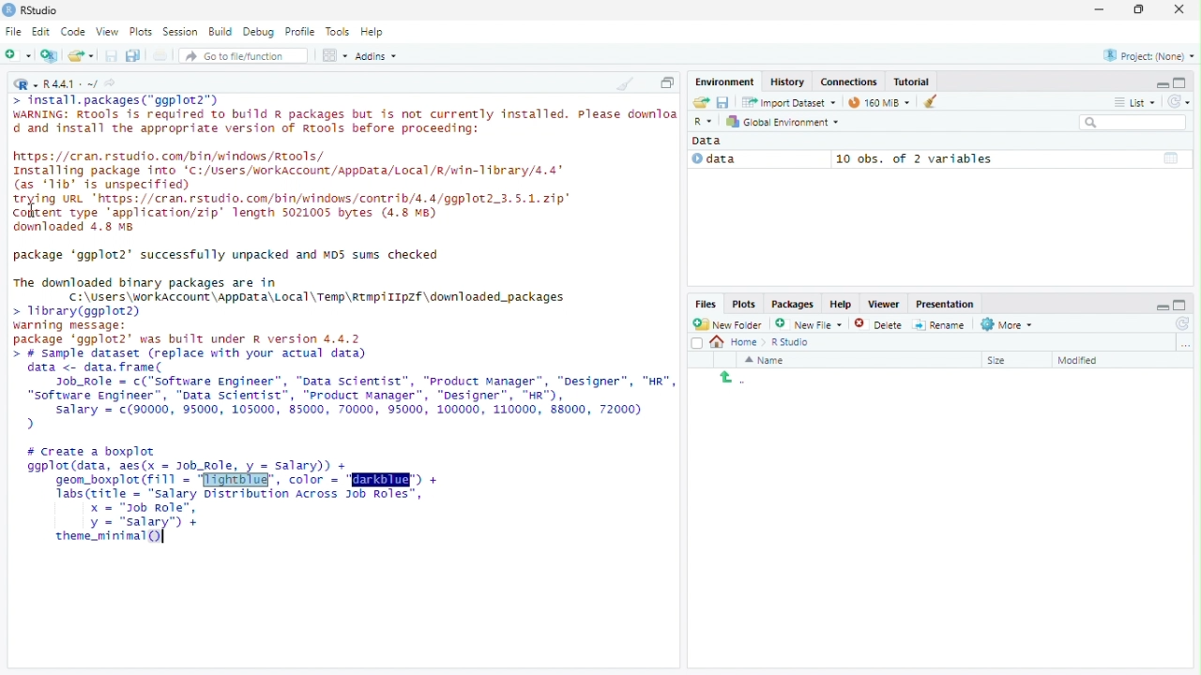 This screenshot has height=675, width=1201. What do you see at coordinates (70, 82) in the screenshot?
I see `R language version - R 4.4.1` at bounding box center [70, 82].